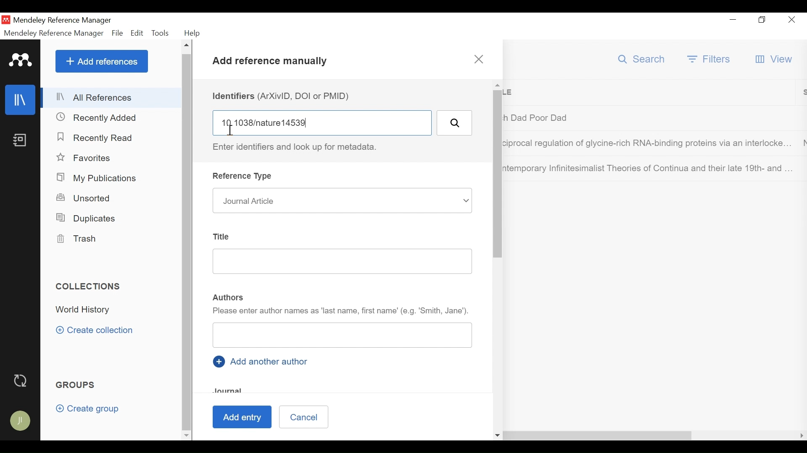 The height and width of the screenshot is (453, 807). I want to click on Title name box, so click(335, 263).